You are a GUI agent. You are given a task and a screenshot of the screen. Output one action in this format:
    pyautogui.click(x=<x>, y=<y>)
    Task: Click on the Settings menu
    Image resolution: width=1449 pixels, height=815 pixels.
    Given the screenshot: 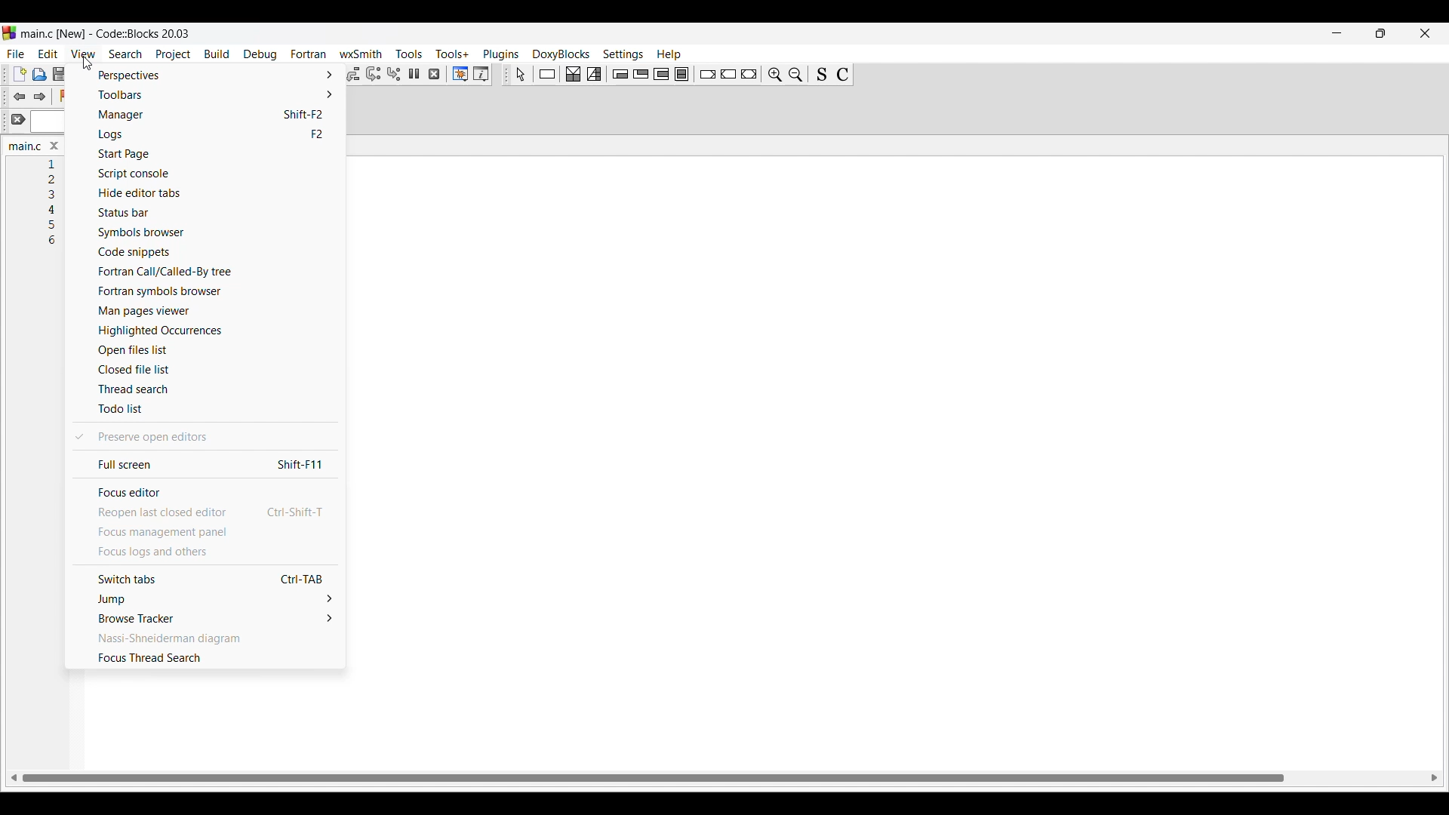 What is the action you would take?
    pyautogui.click(x=623, y=54)
    